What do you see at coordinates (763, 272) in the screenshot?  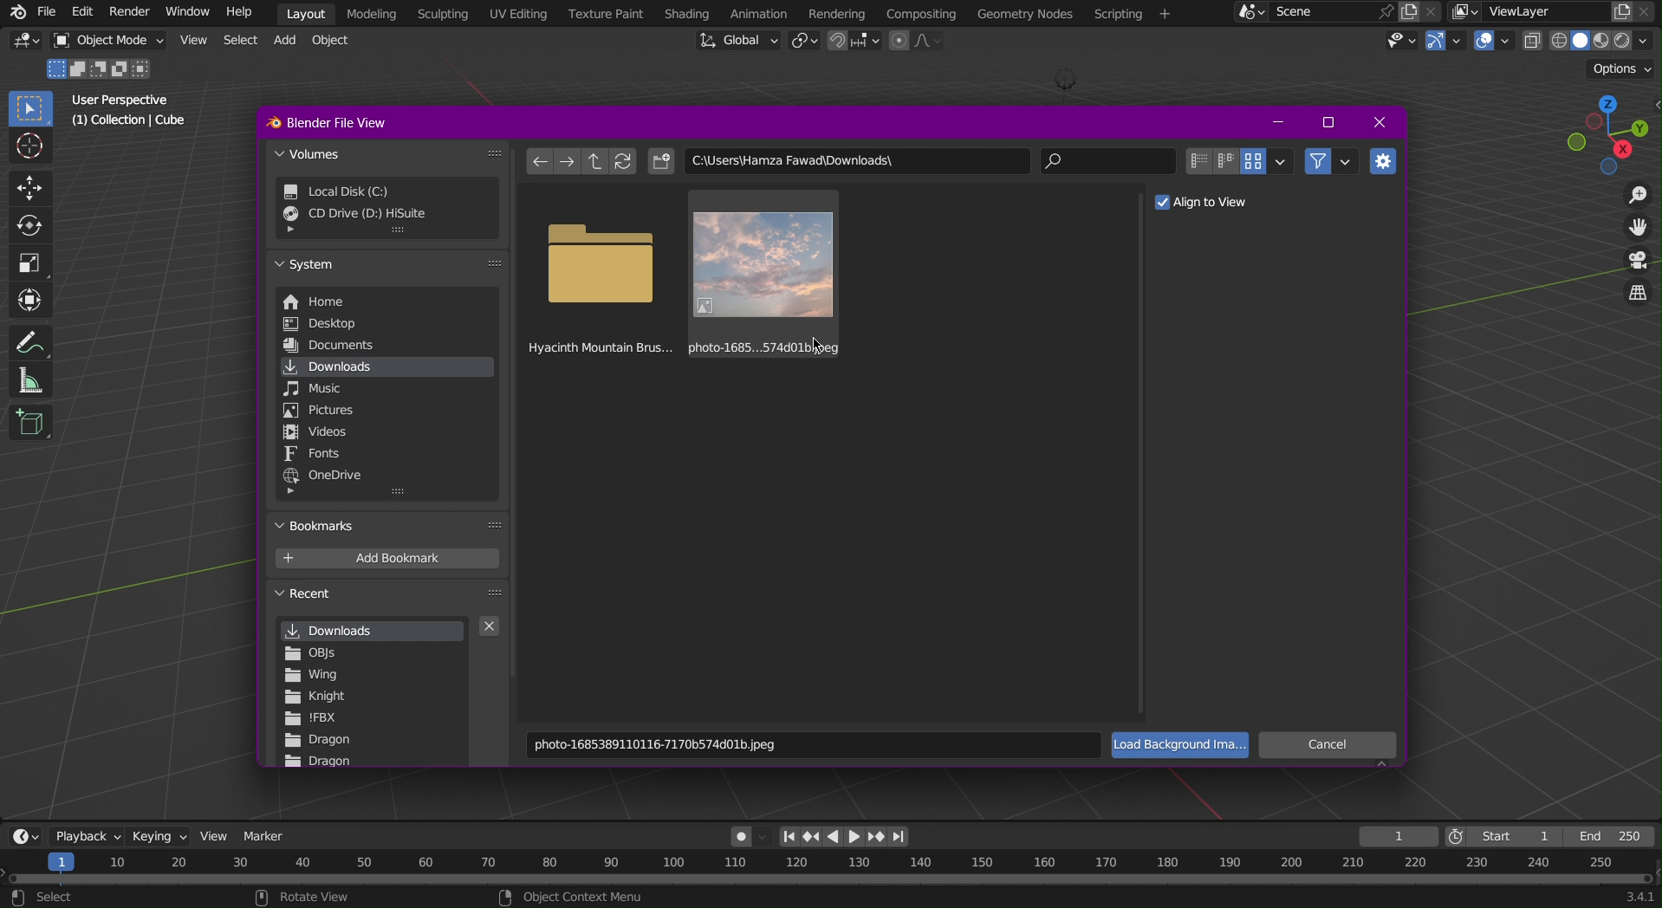 I see `photo-1685...574d01b.jpeg` at bounding box center [763, 272].